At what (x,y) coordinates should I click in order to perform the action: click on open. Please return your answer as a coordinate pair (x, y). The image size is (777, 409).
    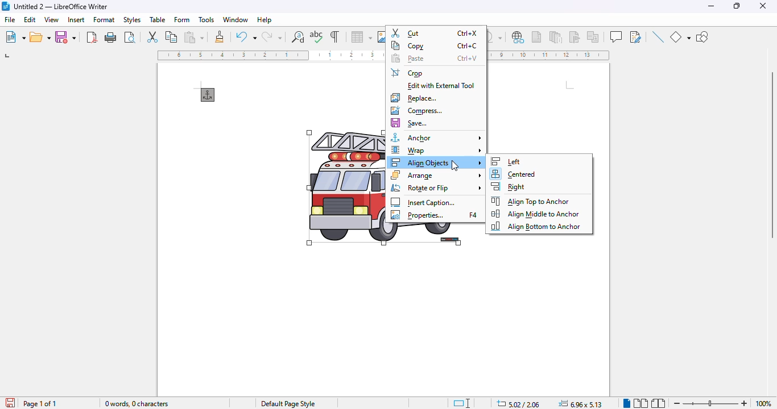
    Looking at the image, I should click on (40, 37).